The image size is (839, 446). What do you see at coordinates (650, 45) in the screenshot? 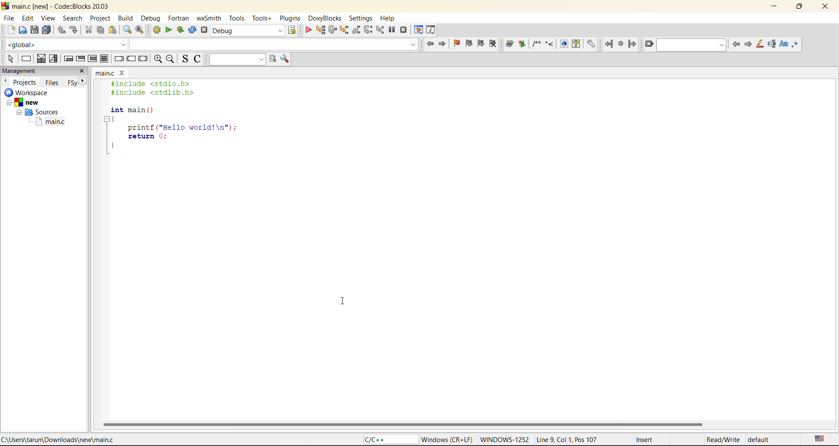
I see `clear` at bounding box center [650, 45].